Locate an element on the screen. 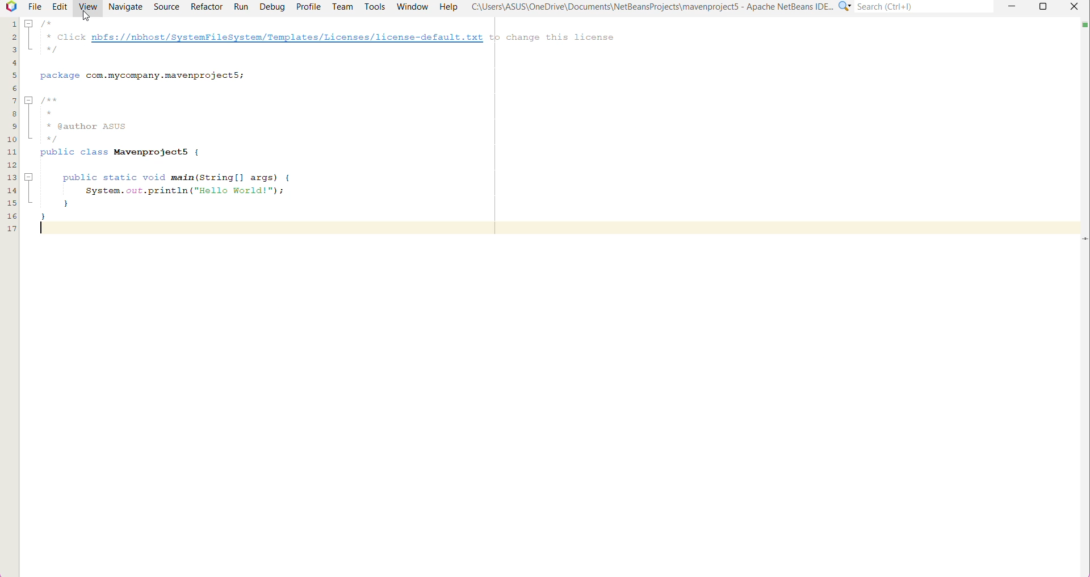 The height and width of the screenshot is (577, 1090). /** Click nbfs://nbhost/SystemFileSystem/Templates/Licenses/license-default.txt tp change this license. */ is located at coordinates (322, 35).